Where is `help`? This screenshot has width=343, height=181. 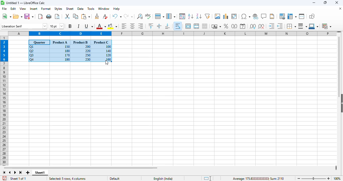
help is located at coordinates (117, 9).